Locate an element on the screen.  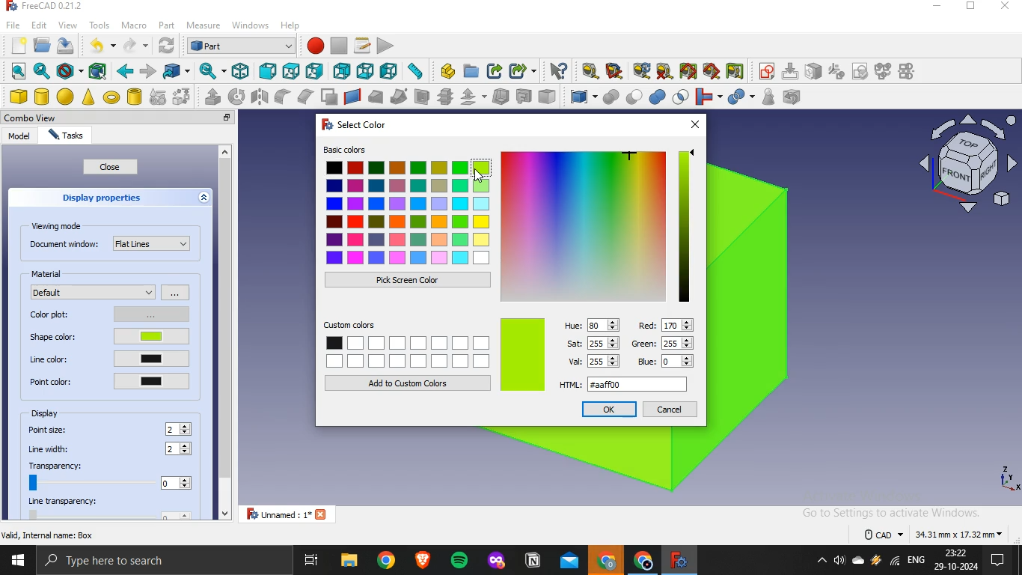
offset is located at coordinates (472, 97).